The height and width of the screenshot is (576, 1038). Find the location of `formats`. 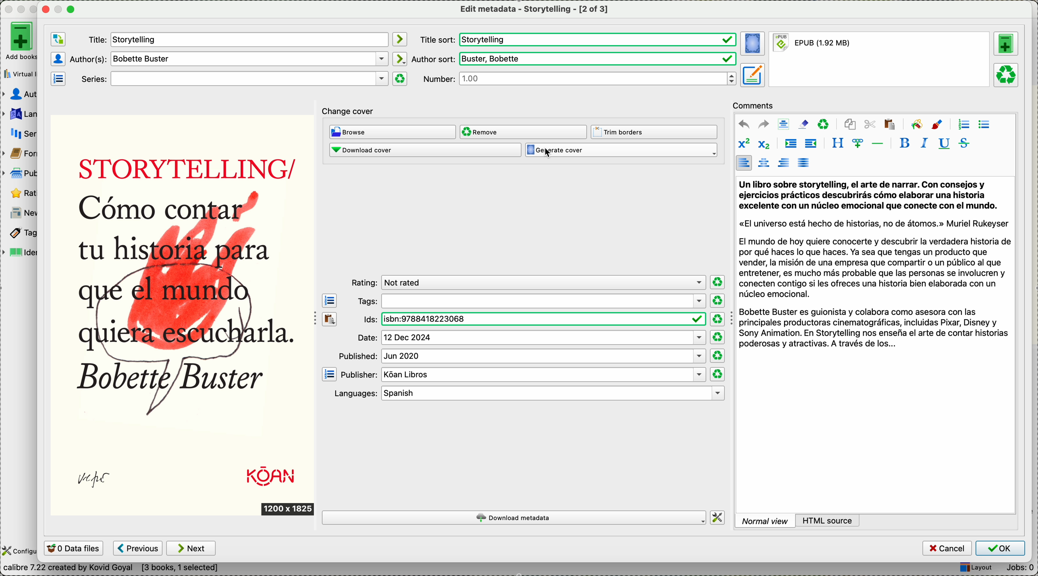

formats is located at coordinates (24, 152).